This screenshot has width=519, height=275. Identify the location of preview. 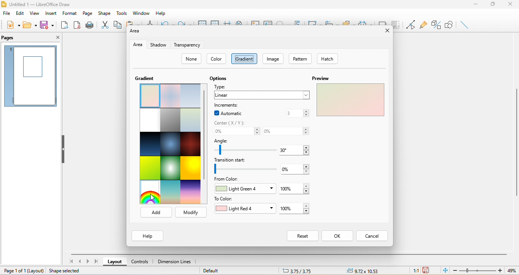
(350, 96).